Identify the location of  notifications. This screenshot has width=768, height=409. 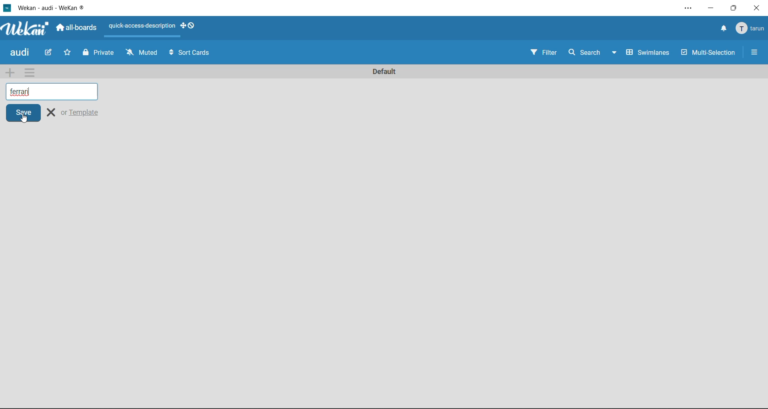
(722, 29).